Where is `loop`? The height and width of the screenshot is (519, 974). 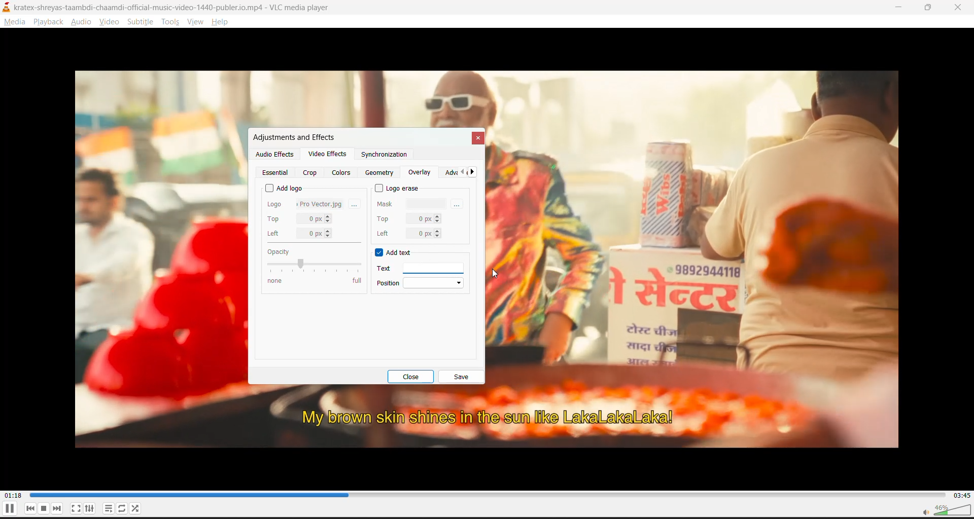
loop is located at coordinates (122, 509).